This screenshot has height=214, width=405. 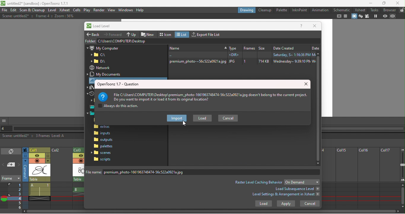 What do you see at coordinates (11, 152) in the screenshot?
I see `Toggle Xsheet/Timeline` at bounding box center [11, 152].